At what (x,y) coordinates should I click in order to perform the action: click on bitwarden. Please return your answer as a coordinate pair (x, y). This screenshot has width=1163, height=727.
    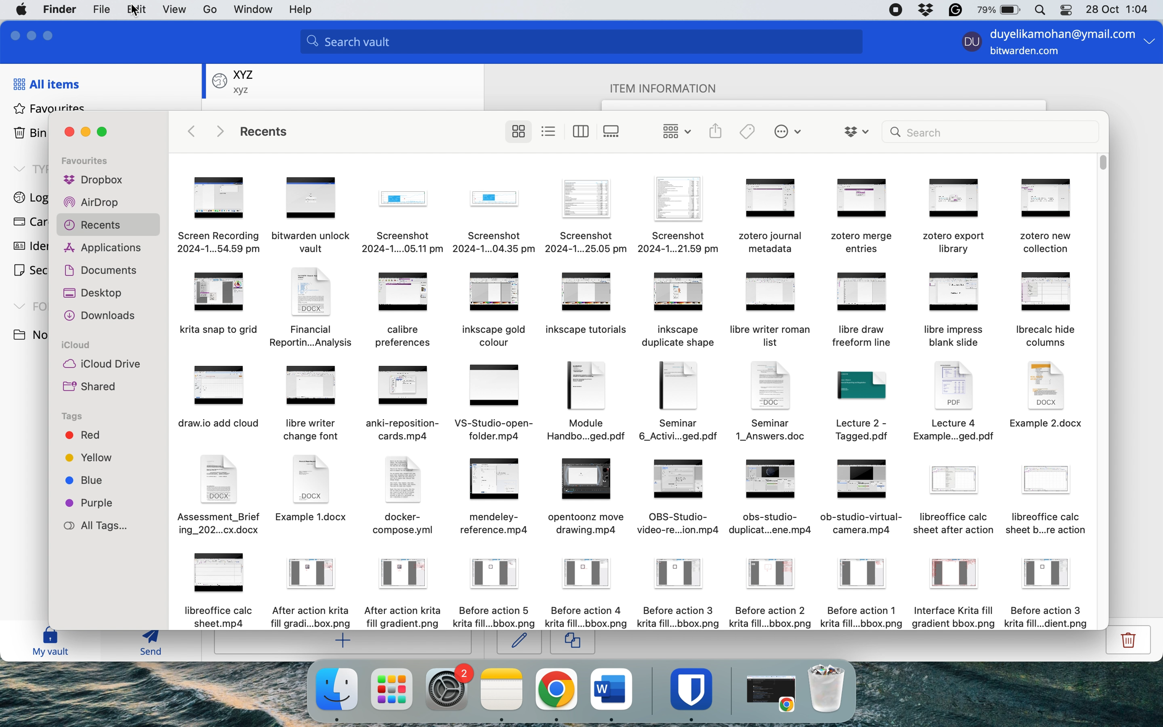
    Looking at the image, I should click on (694, 689).